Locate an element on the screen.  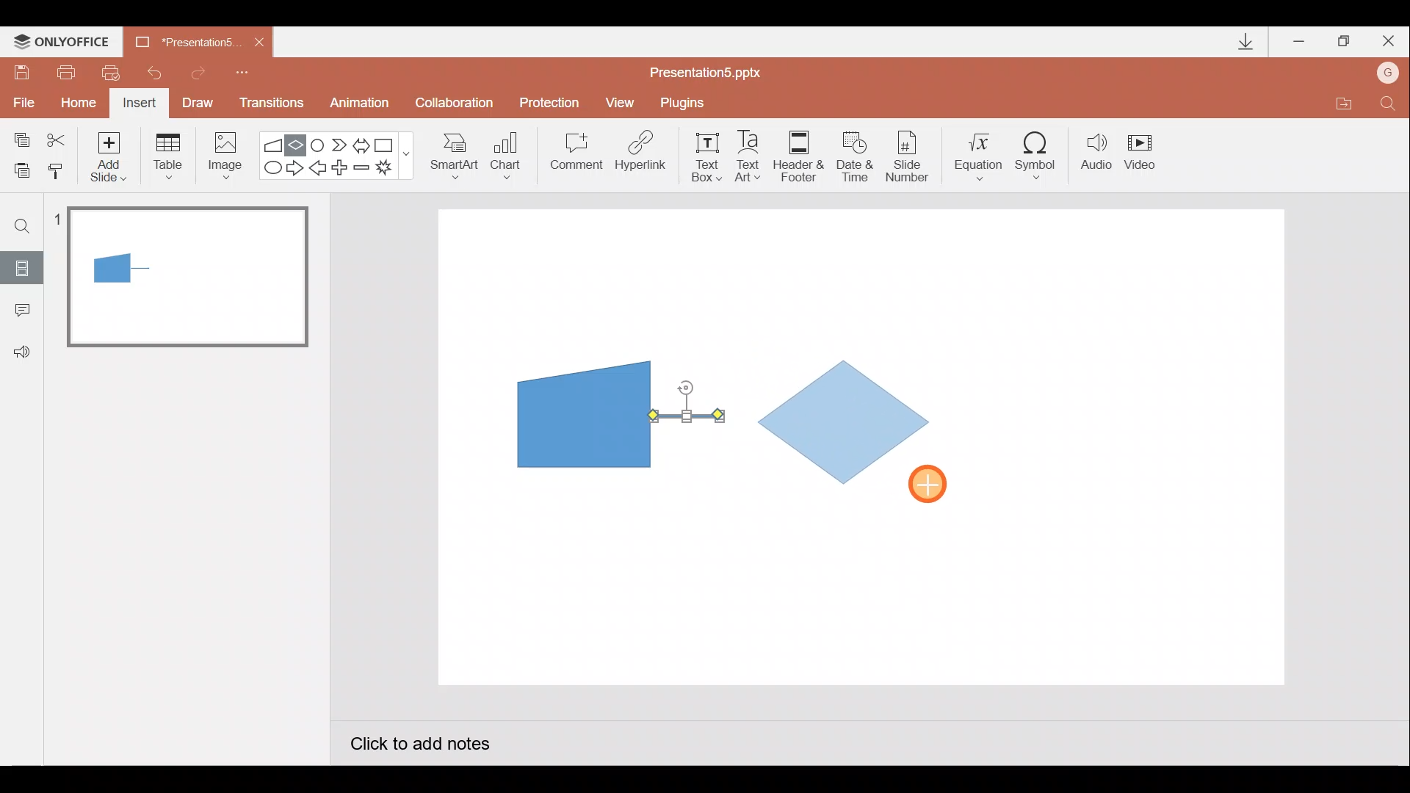
Header & footer is located at coordinates (798, 155).